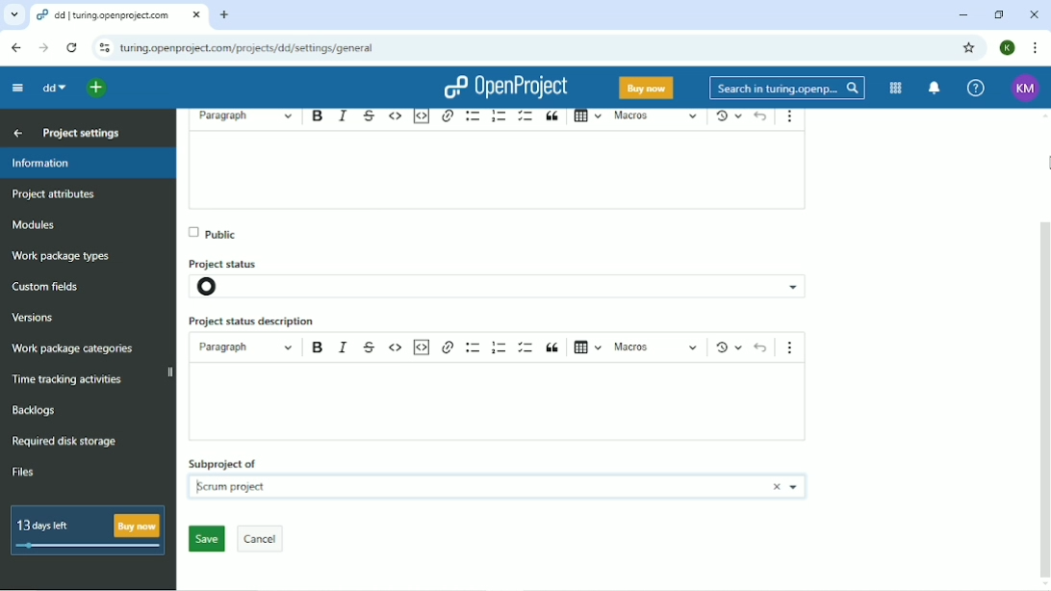  What do you see at coordinates (1040, 348) in the screenshot?
I see `Vertical scrollbar` at bounding box center [1040, 348].